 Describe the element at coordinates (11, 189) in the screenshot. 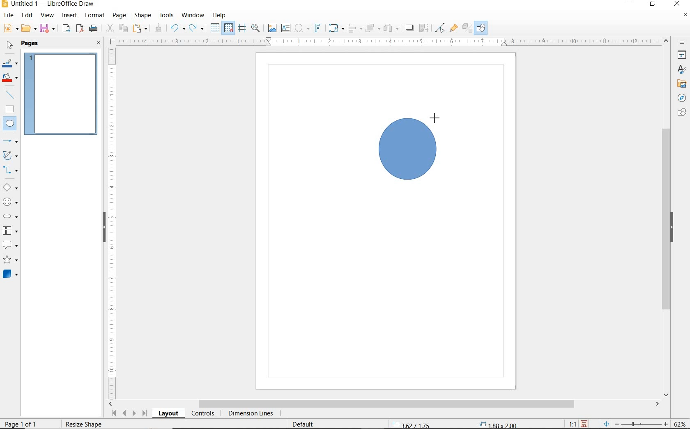

I see `BASIC SHAPES` at that location.